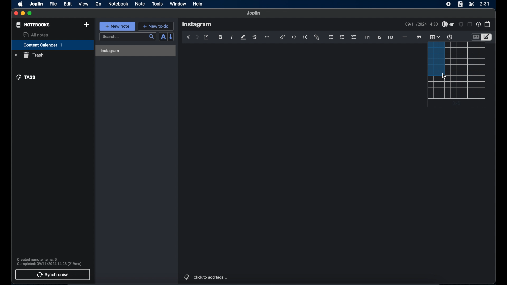 The image size is (507, 285). Describe the element at coordinates (26, 77) in the screenshot. I see `tags` at that location.